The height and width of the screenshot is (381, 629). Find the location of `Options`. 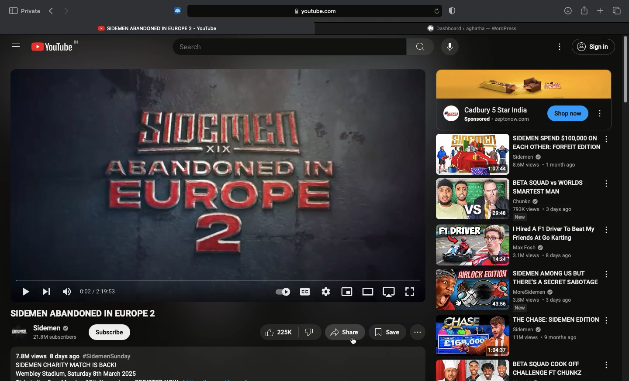

Options is located at coordinates (601, 112).